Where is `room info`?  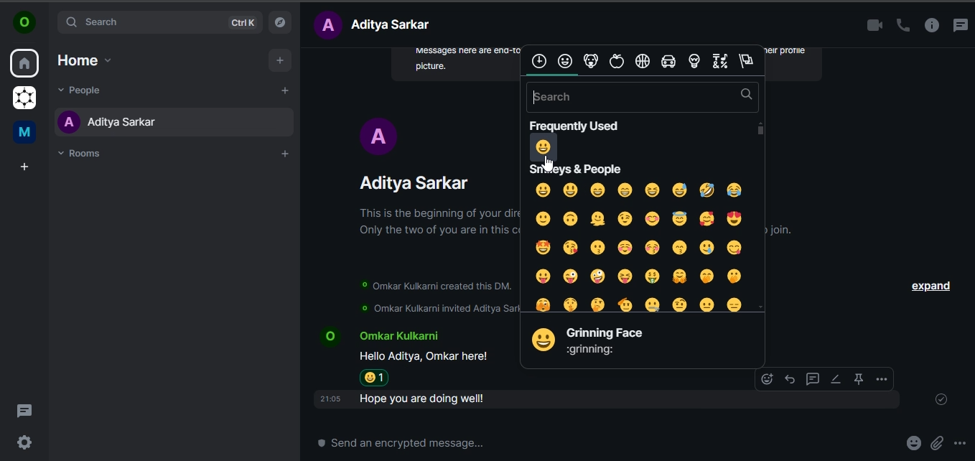 room info is located at coordinates (930, 26).